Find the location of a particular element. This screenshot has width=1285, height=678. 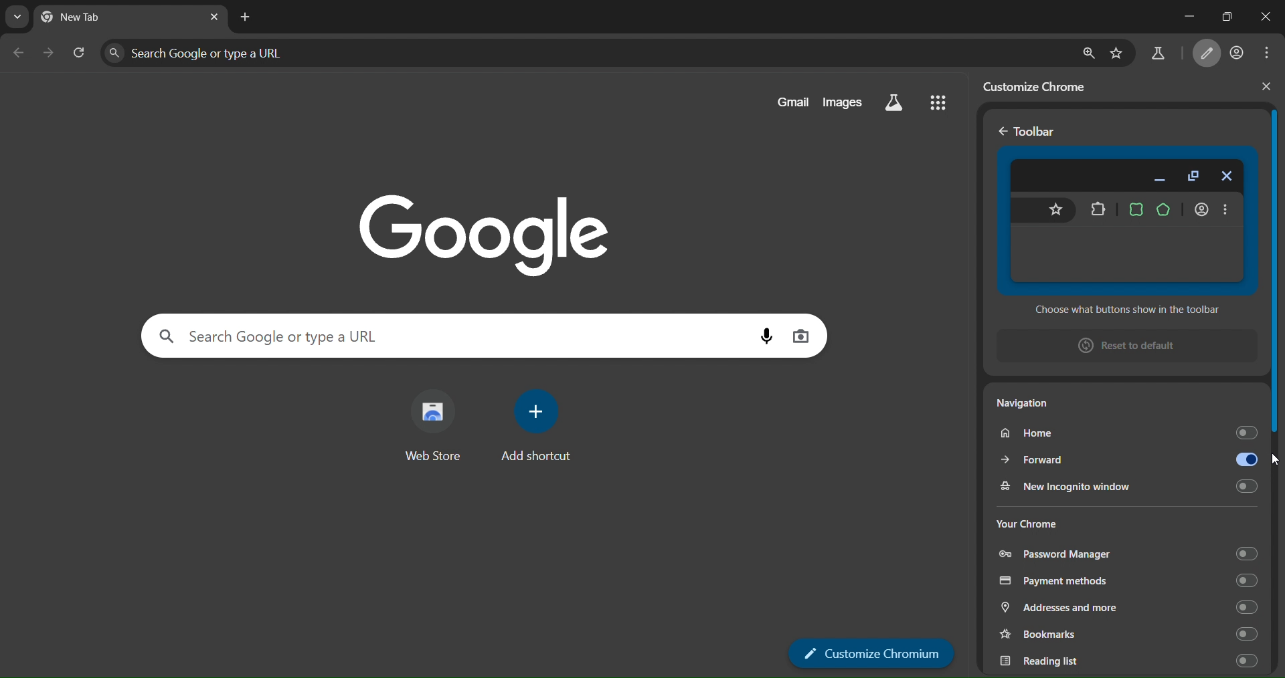

search tabs is located at coordinates (19, 18).